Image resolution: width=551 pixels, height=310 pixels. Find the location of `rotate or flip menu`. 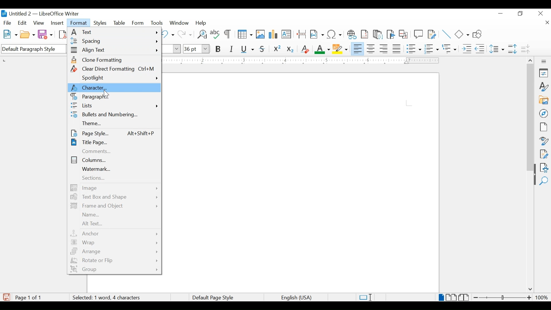

rotate or flip menu is located at coordinates (114, 261).